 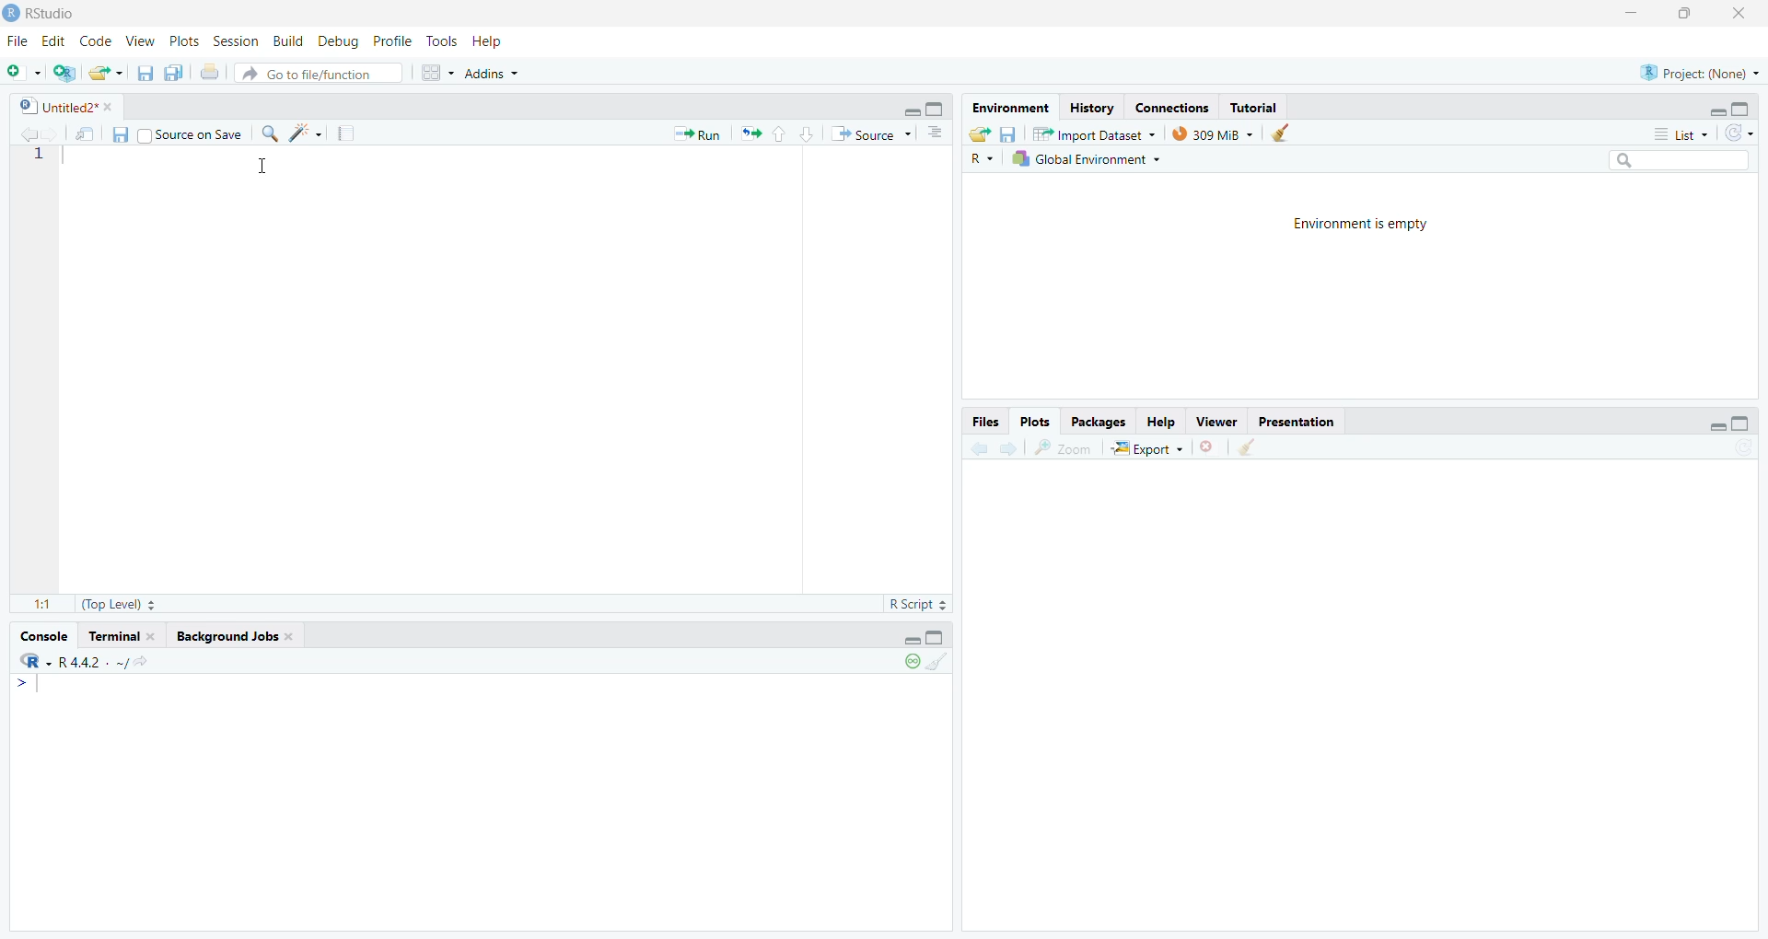 I want to click on loop, so click(x=906, y=666).